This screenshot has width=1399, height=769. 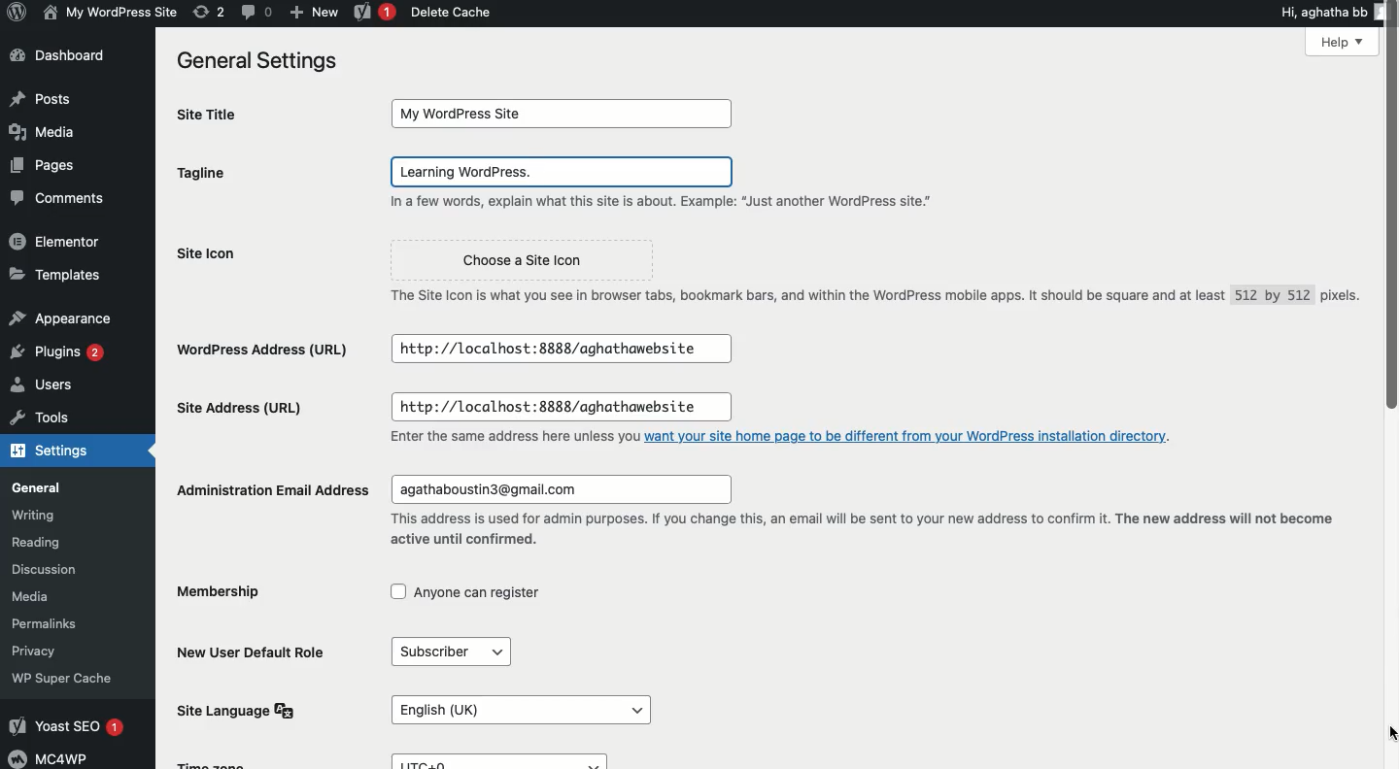 I want to click on The Site Icon is what you see in browser tabs, bookmark bars, and within the WordPress mobile apps. It should be square and at least 512 by 512 pixels., so click(x=867, y=294).